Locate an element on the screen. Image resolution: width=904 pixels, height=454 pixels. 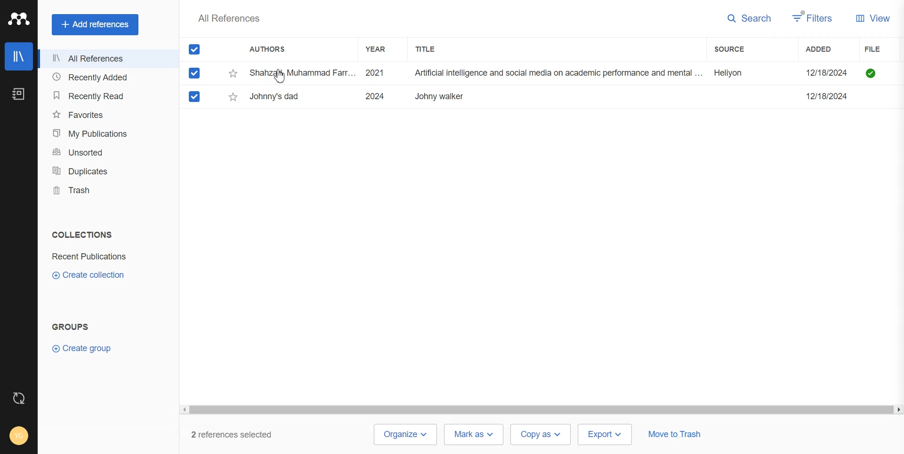
Favorites is located at coordinates (105, 114).